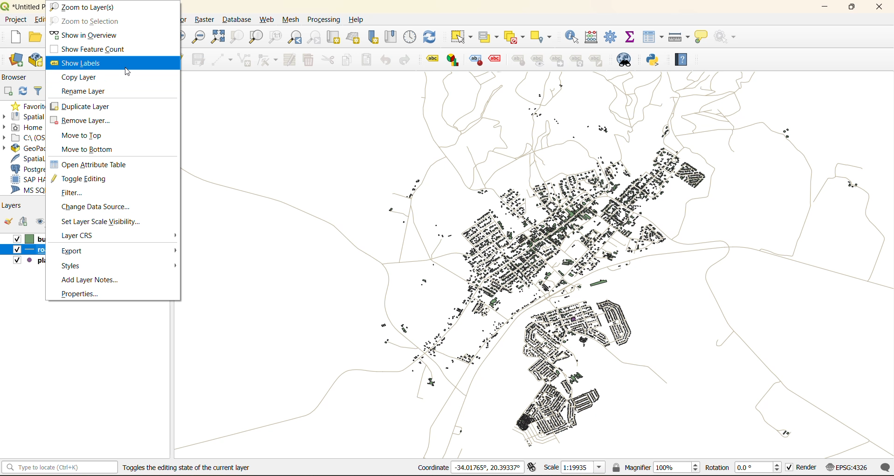 The width and height of the screenshot is (894, 476). I want to click on rename layer, so click(85, 91).